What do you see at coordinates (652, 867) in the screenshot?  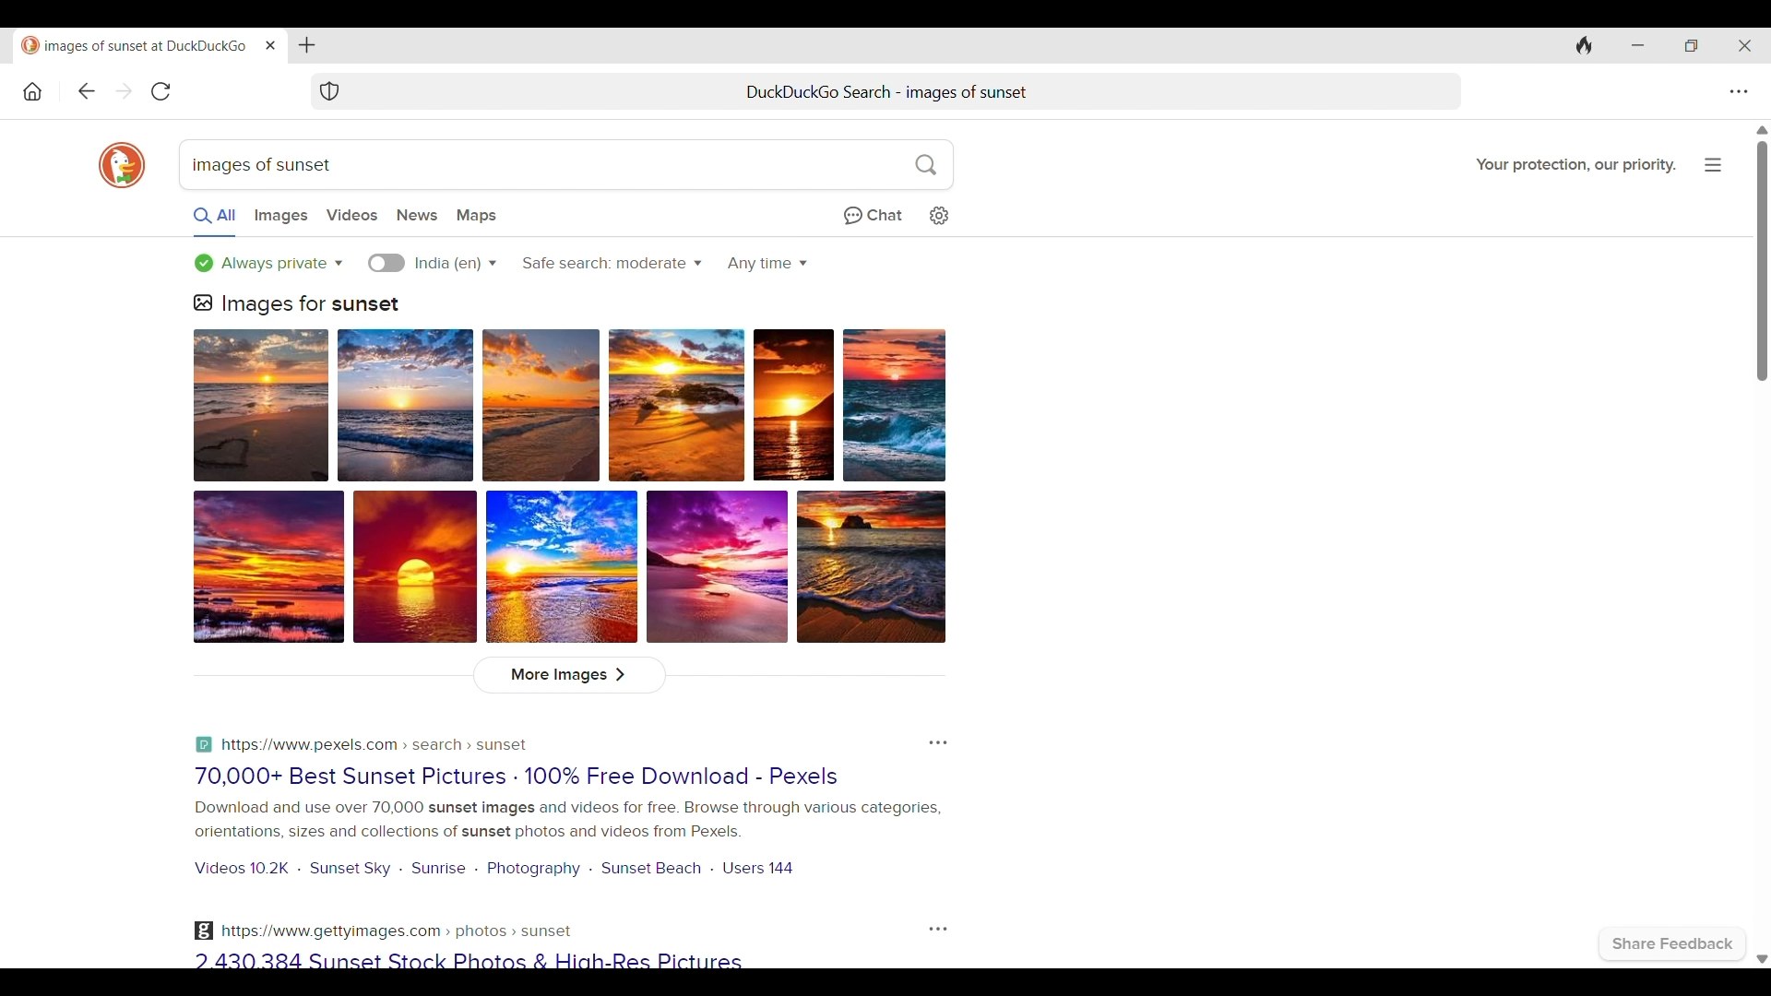 I see `Sunset Beach` at bounding box center [652, 867].